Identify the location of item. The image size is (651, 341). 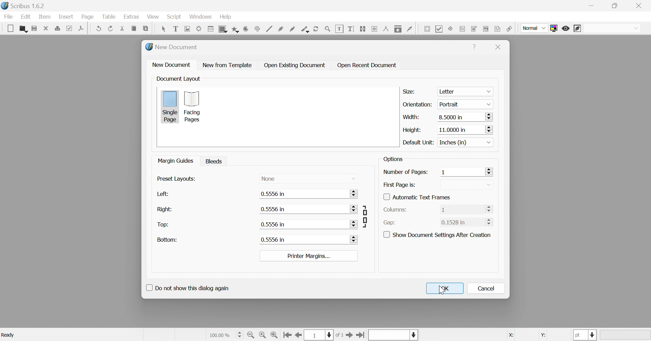
(44, 17).